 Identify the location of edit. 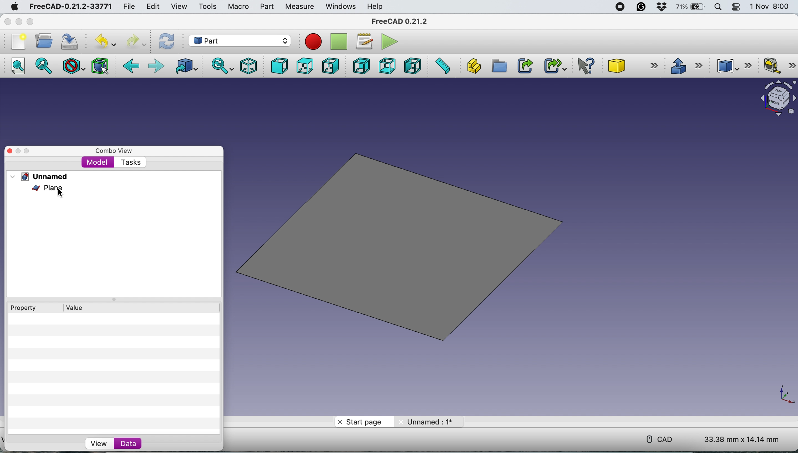
(154, 7).